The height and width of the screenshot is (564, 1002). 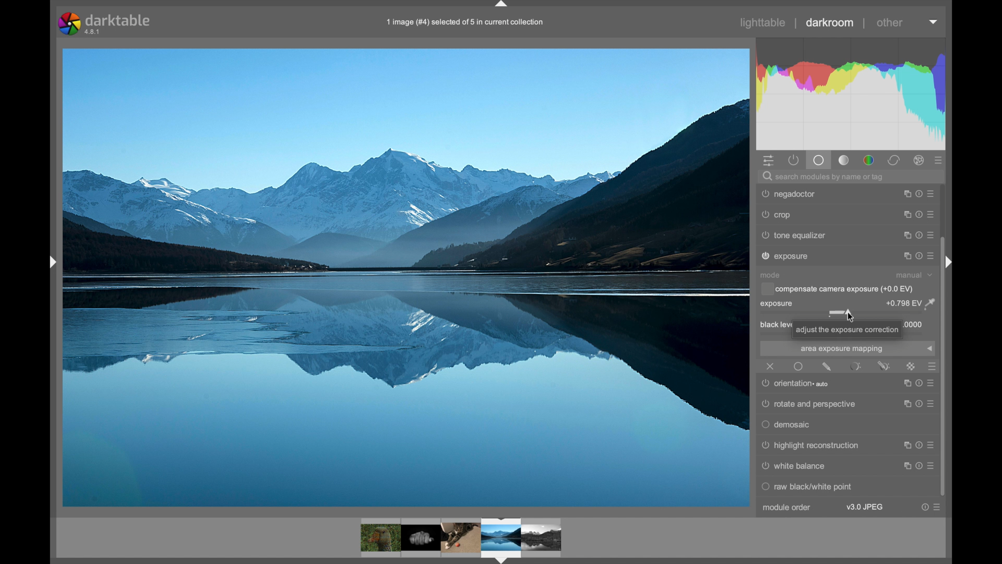 I want to click on 0000, so click(x=915, y=324).